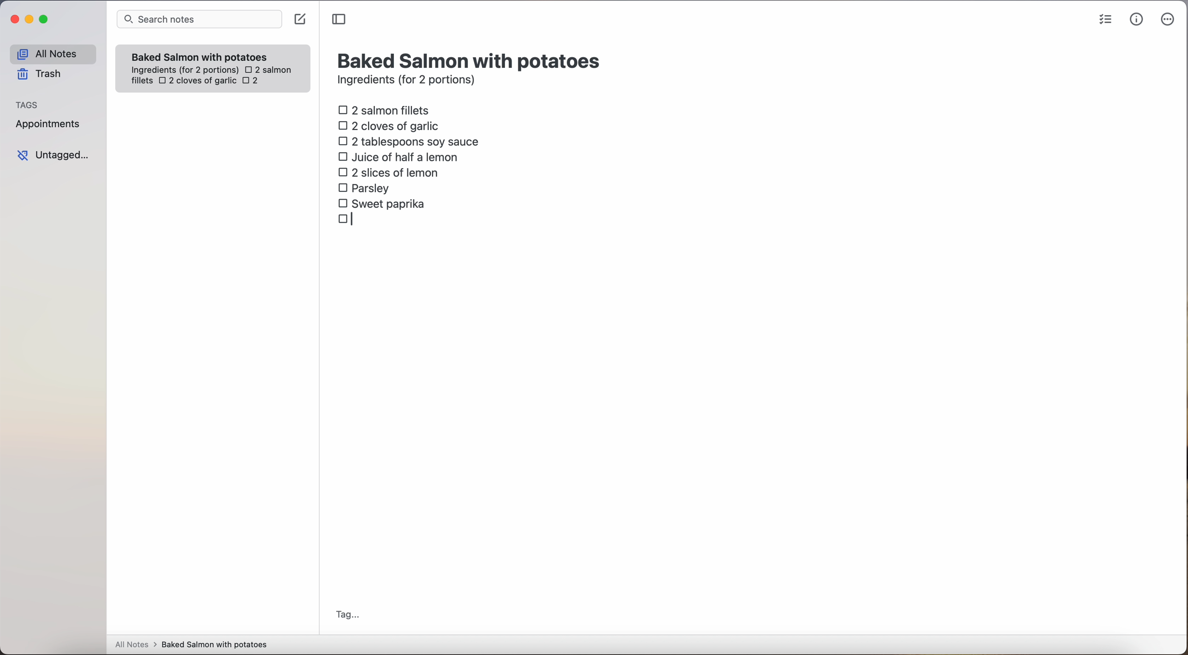  I want to click on search bar, so click(198, 20).